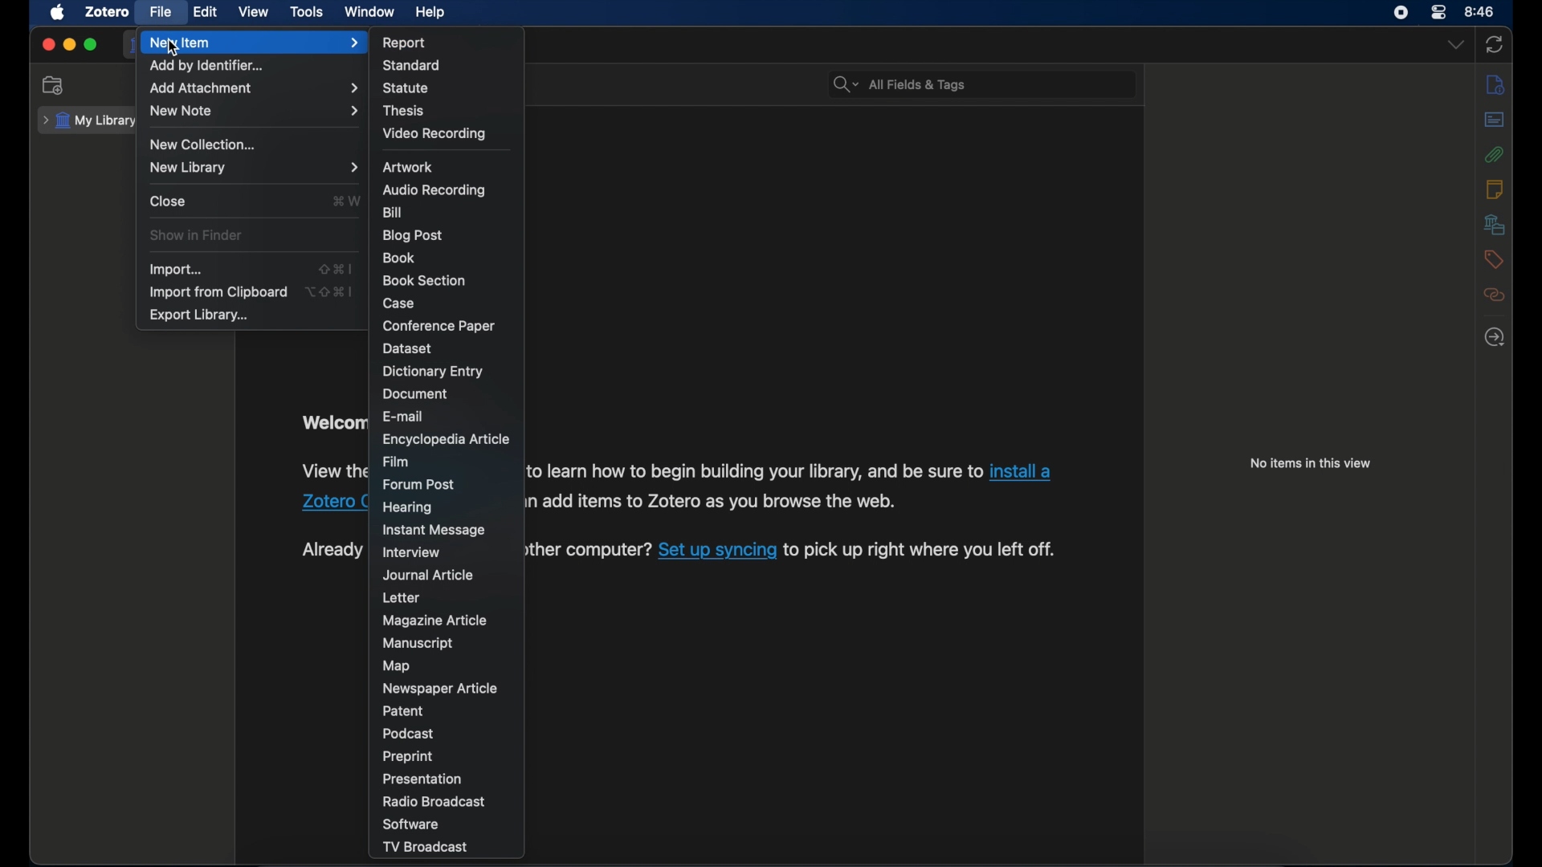 The image size is (1542, 867). Describe the element at coordinates (402, 711) in the screenshot. I see `patent` at that location.